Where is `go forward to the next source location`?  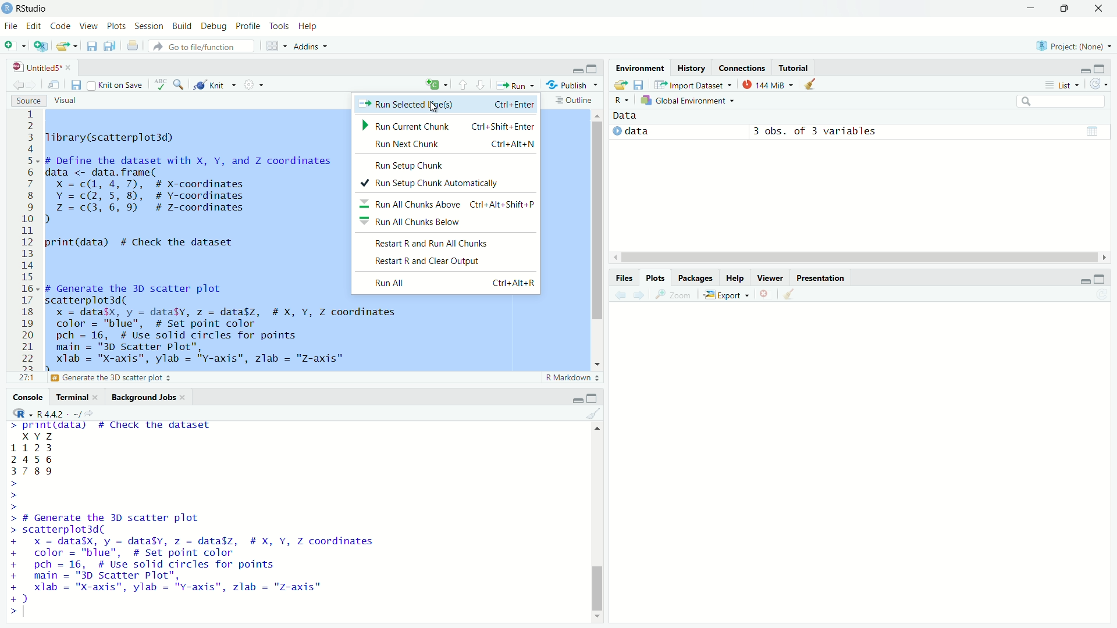 go forward to the next source location is located at coordinates (34, 85).